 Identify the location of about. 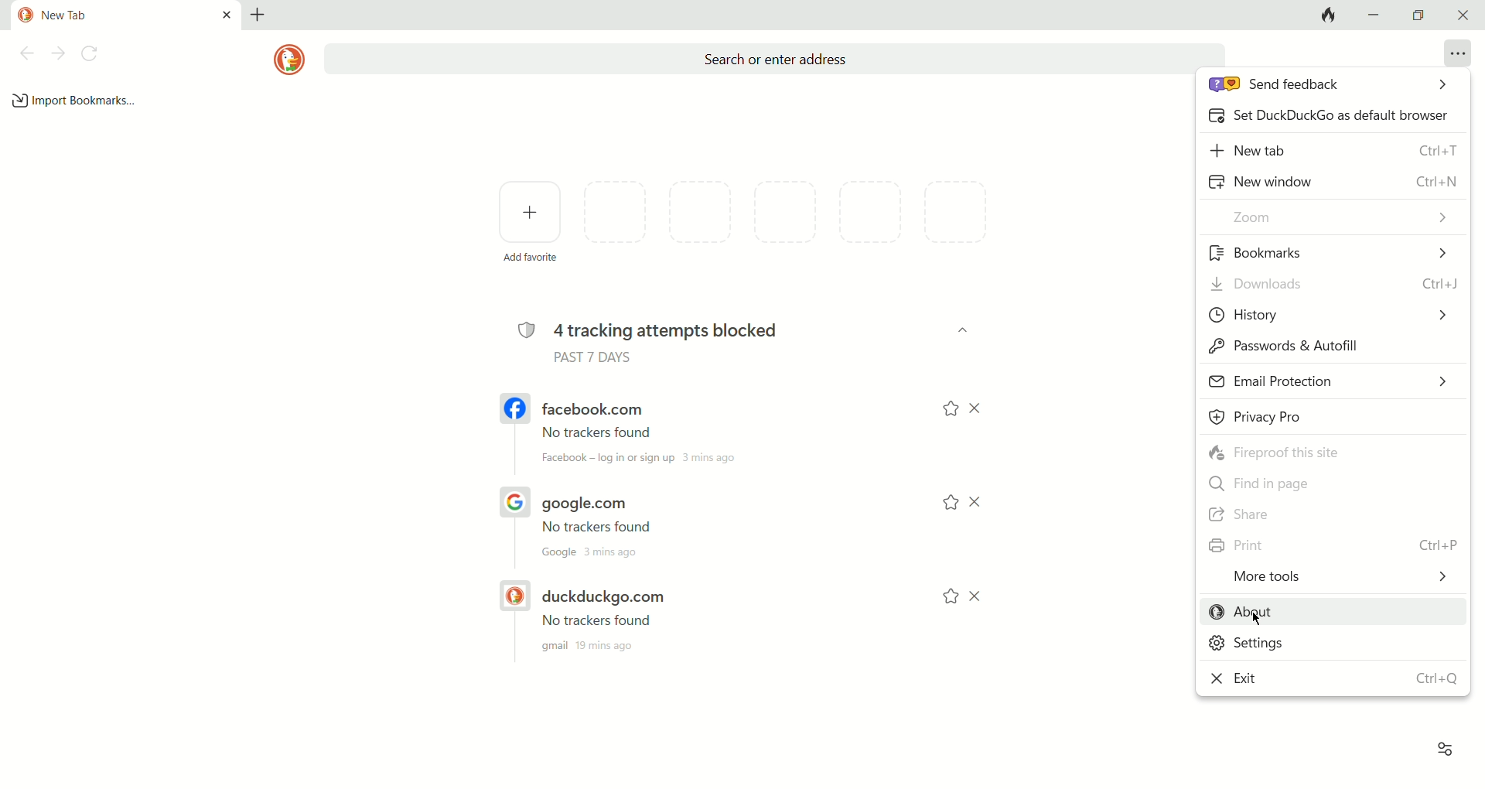
(1331, 612).